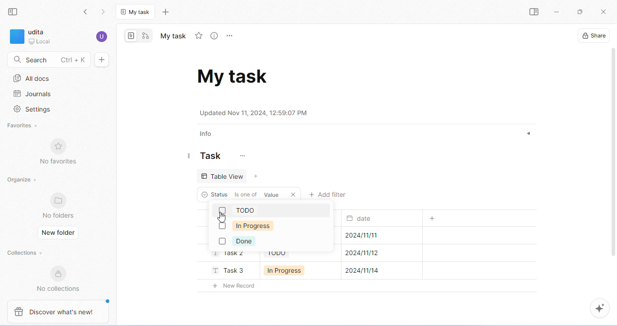 The height and width of the screenshot is (326, 617). What do you see at coordinates (13, 12) in the screenshot?
I see `collapse side bar` at bounding box center [13, 12].